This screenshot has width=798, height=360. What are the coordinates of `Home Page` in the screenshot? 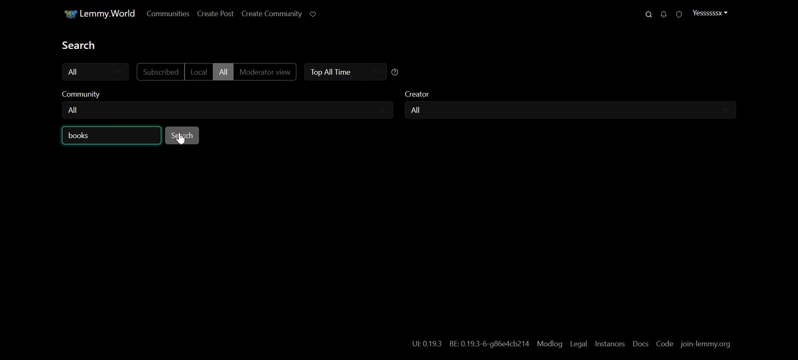 It's located at (95, 13).